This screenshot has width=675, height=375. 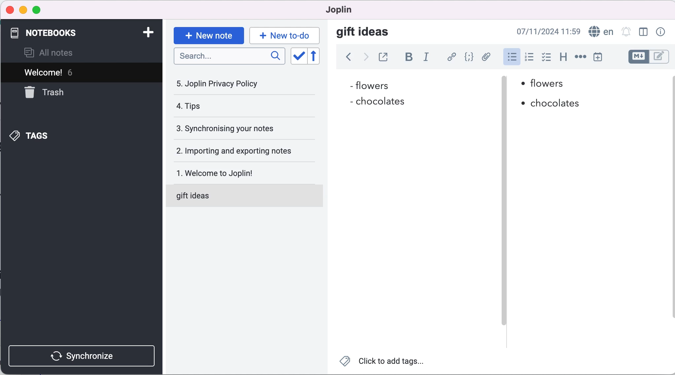 What do you see at coordinates (389, 102) in the screenshot?
I see `chocolates` at bounding box center [389, 102].